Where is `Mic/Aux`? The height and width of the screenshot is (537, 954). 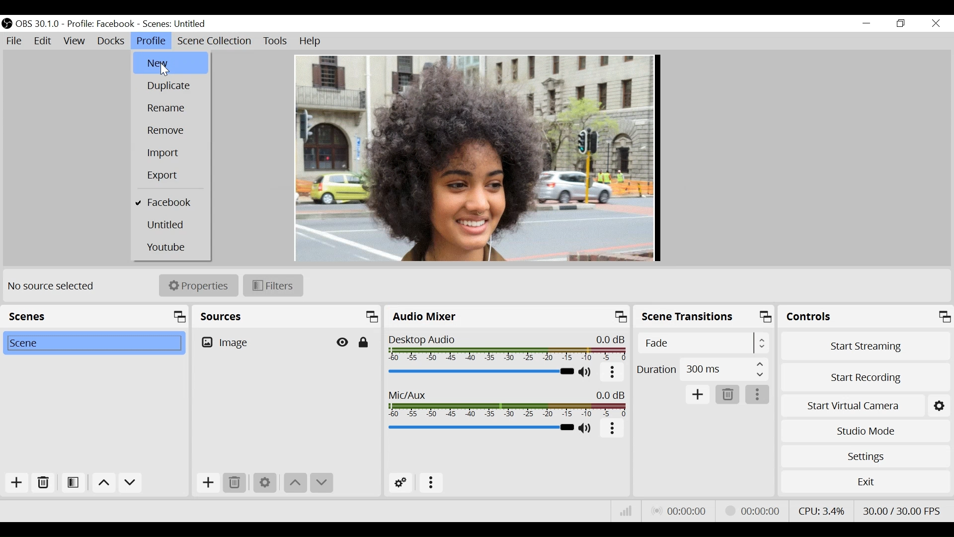 Mic/Aux is located at coordinates (508, 404).